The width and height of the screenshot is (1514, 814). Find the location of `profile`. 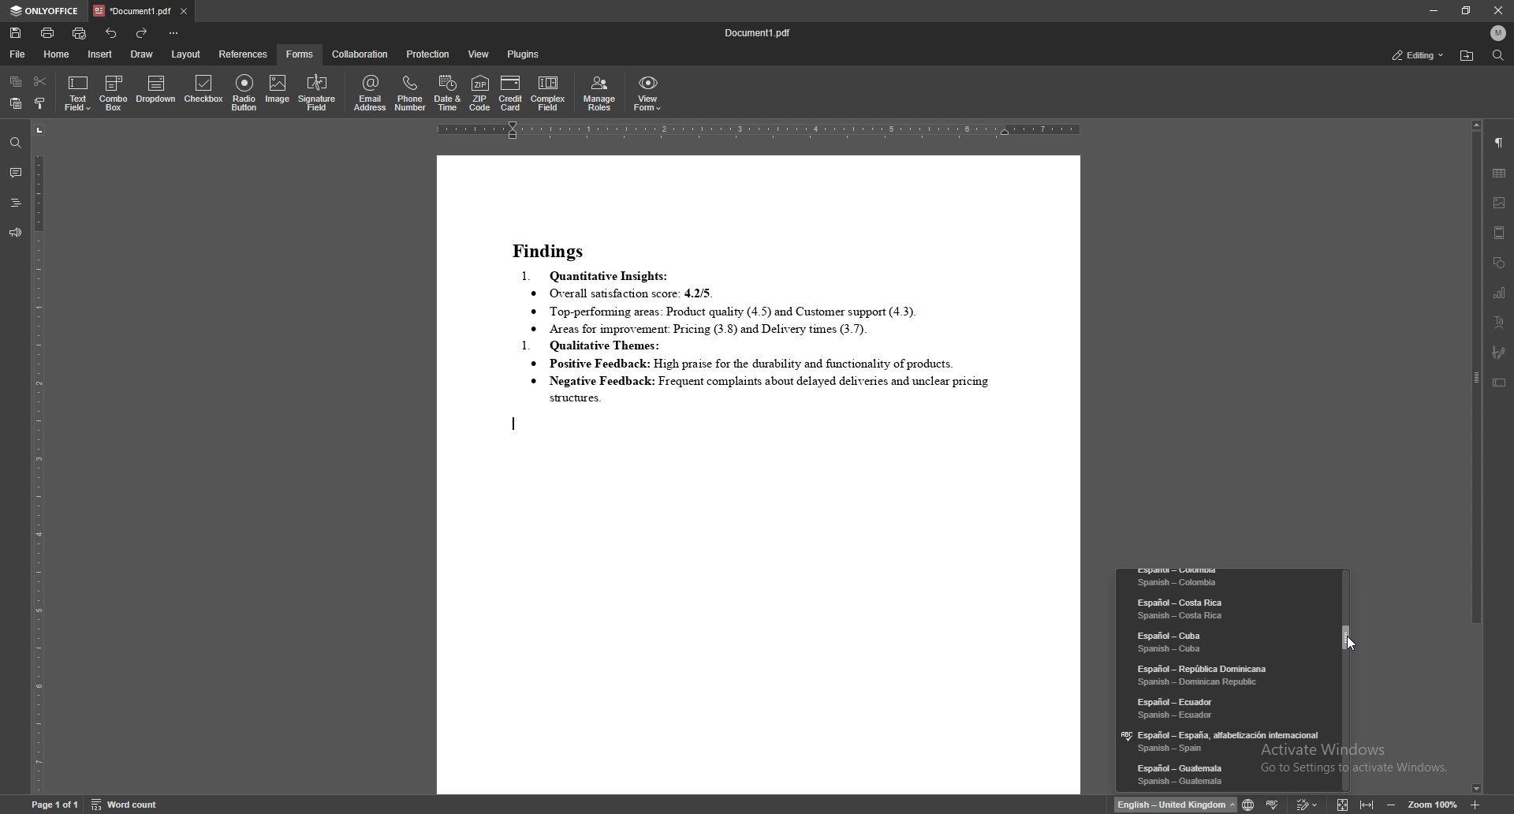

profile is located at coordinates (1498, 32).